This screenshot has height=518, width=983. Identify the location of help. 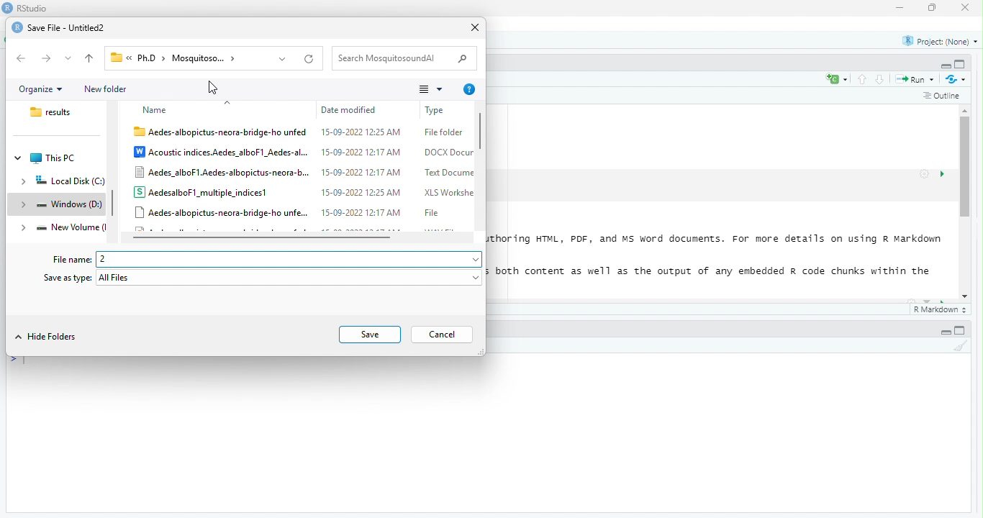
(471, 90).